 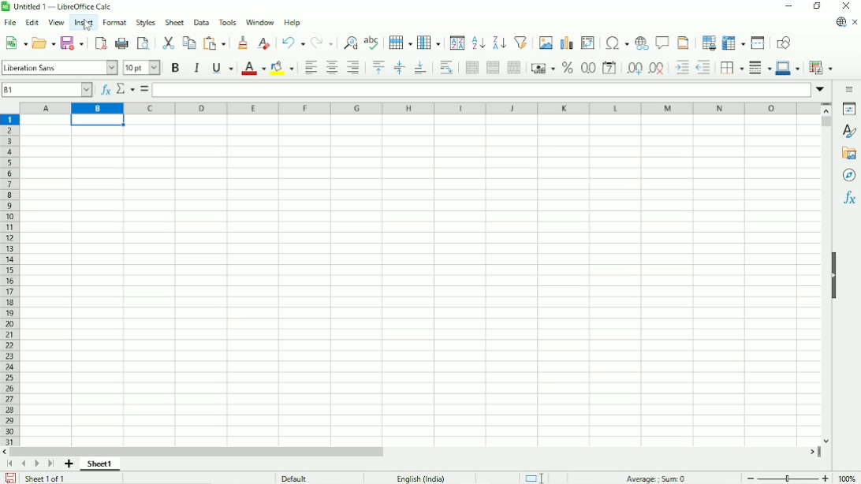 What do you see at coordinates (818, 7) in the screenshot?
I see `Restore down` at bounding box center [818, 7].